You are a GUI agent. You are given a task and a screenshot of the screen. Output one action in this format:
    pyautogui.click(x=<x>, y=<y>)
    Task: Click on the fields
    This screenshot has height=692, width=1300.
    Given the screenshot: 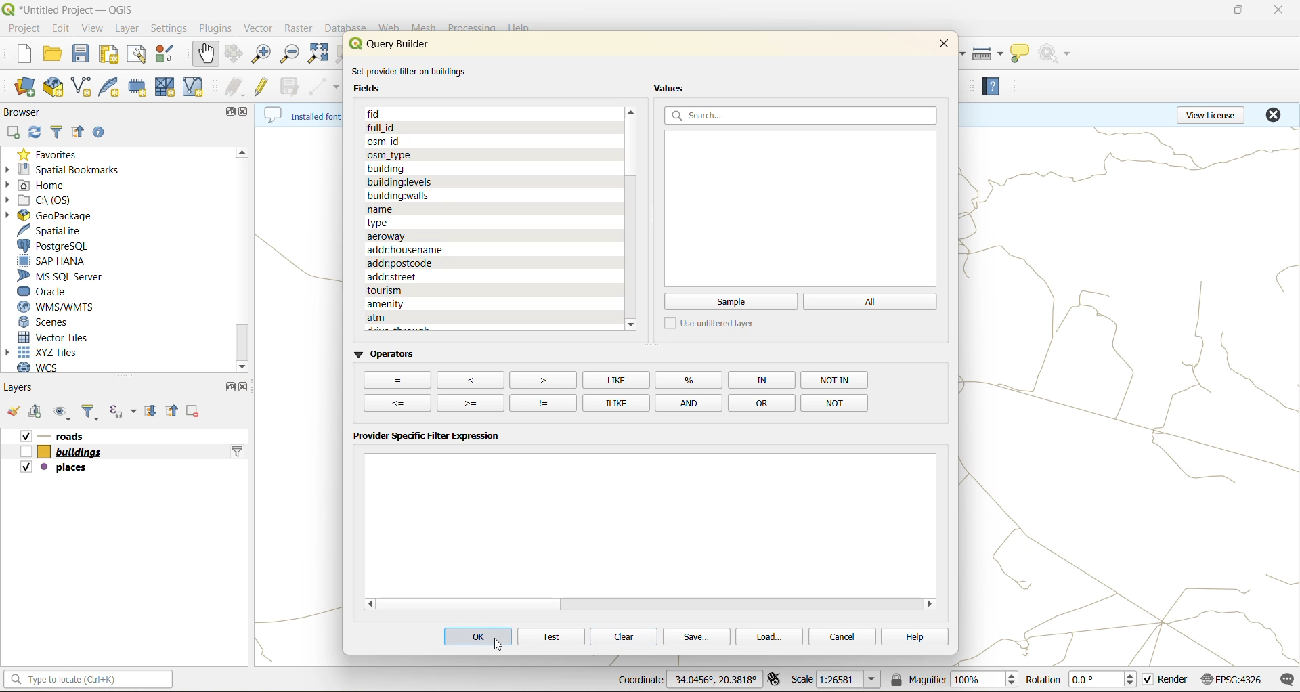 What is the action you would take?
    pyautogui.click(x=408, y=249)
    